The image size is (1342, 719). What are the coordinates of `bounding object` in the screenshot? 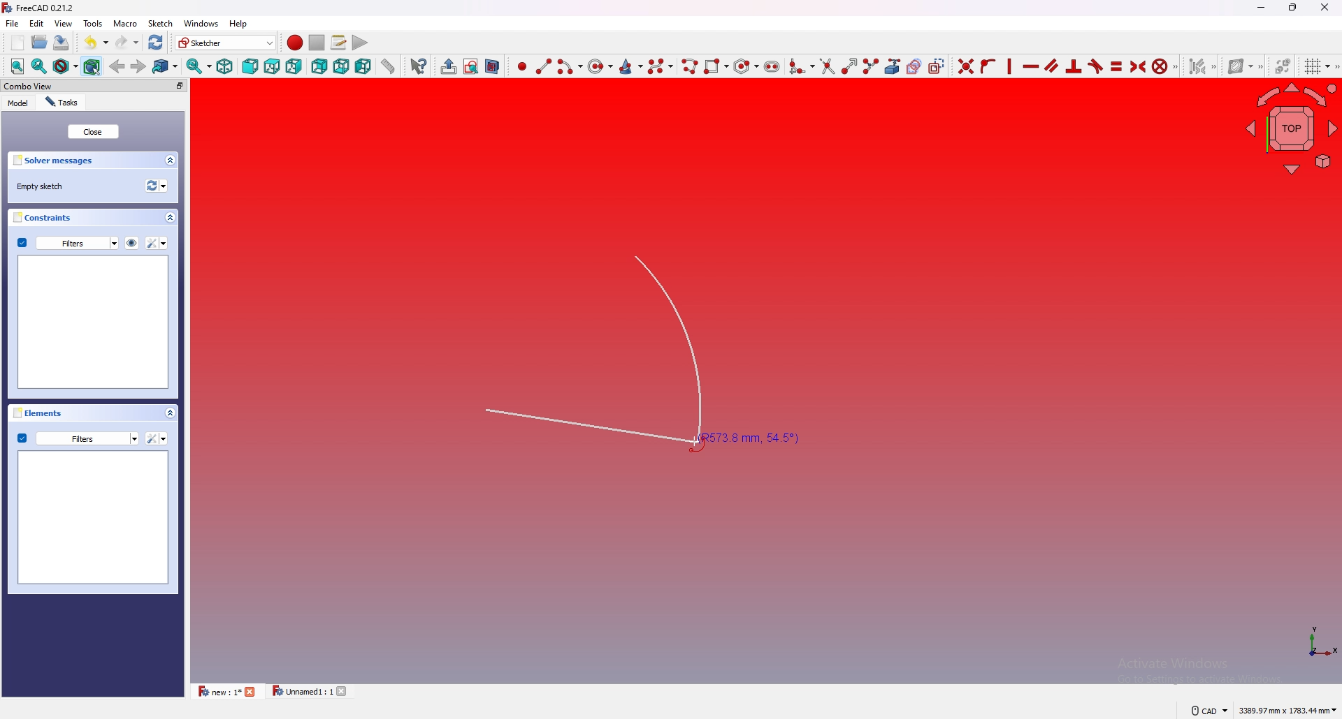 It's located at (92, 65).